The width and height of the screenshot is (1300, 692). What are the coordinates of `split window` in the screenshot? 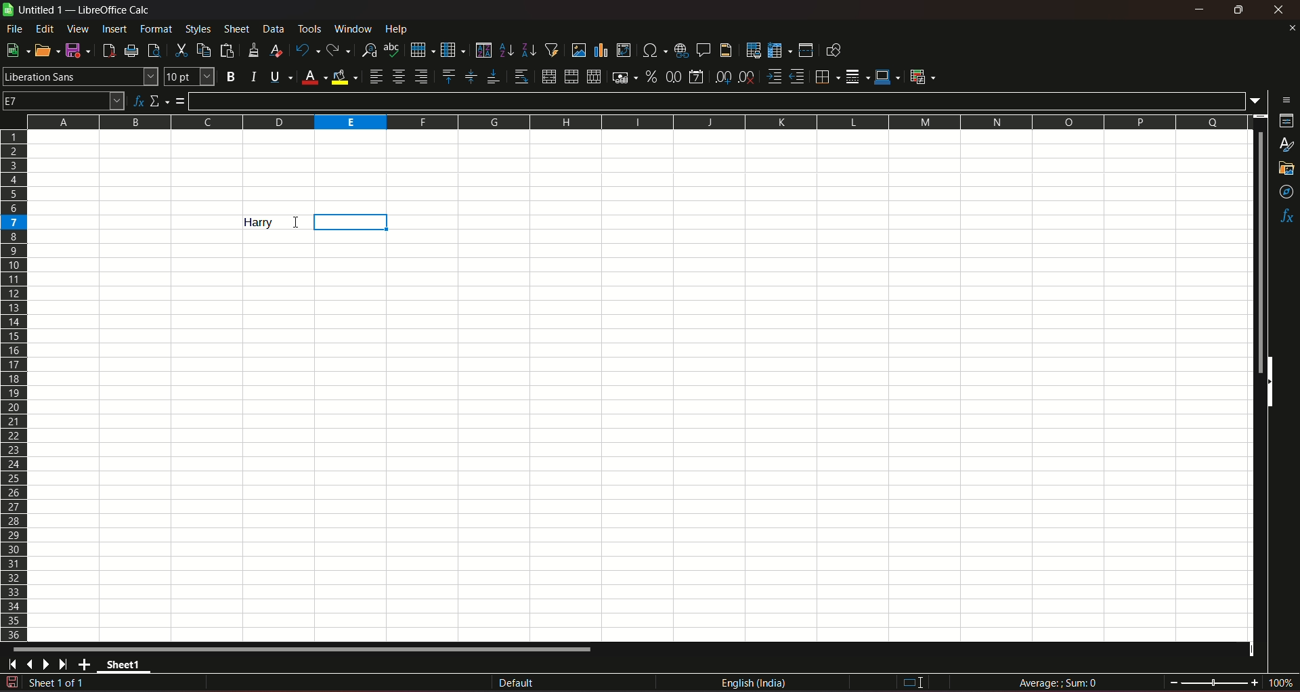 It's located at (806, 50).